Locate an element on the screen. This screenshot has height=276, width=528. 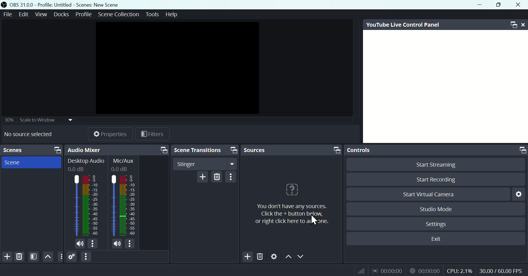
icon is located at coordinates (4, 5).